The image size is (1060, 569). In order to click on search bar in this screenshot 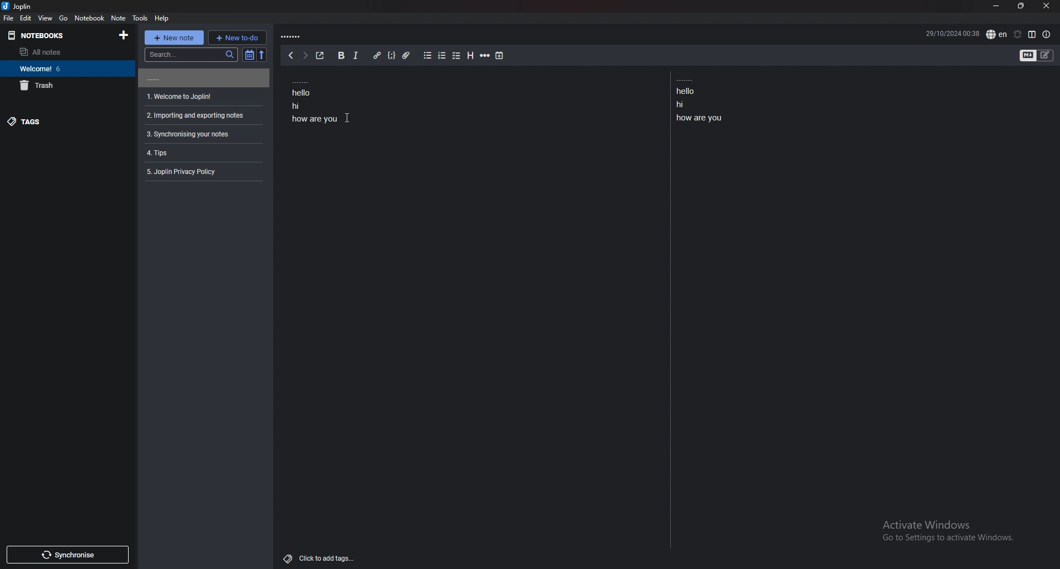, I will do `click(190, 54)`.